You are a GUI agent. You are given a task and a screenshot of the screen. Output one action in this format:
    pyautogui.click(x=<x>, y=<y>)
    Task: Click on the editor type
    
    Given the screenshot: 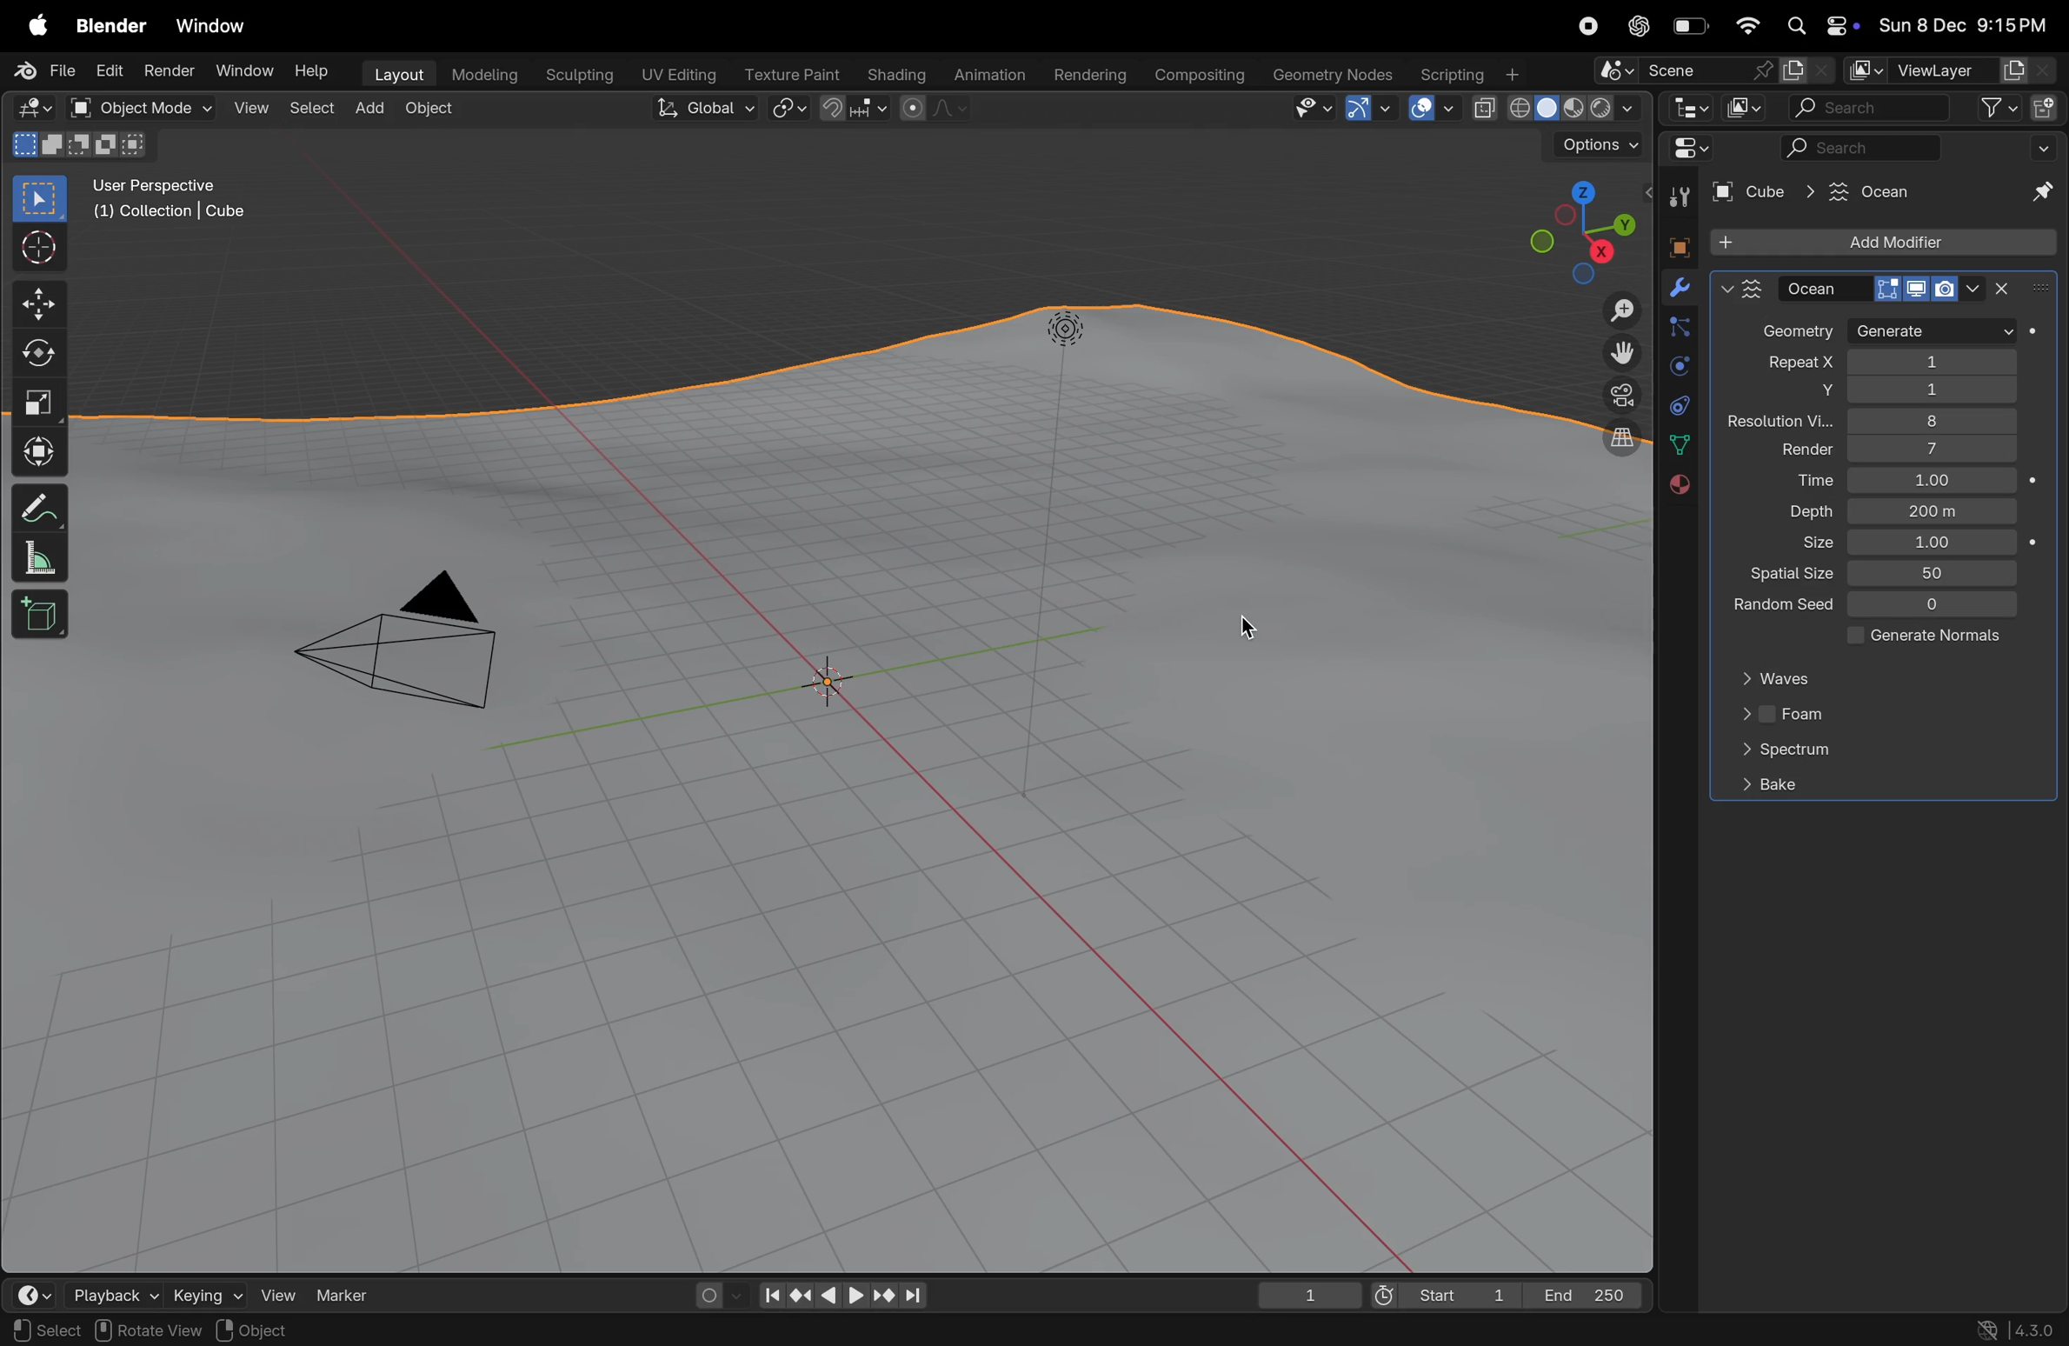 What is the action you would take?
    pyautogui.click(x=33, y=109)
    